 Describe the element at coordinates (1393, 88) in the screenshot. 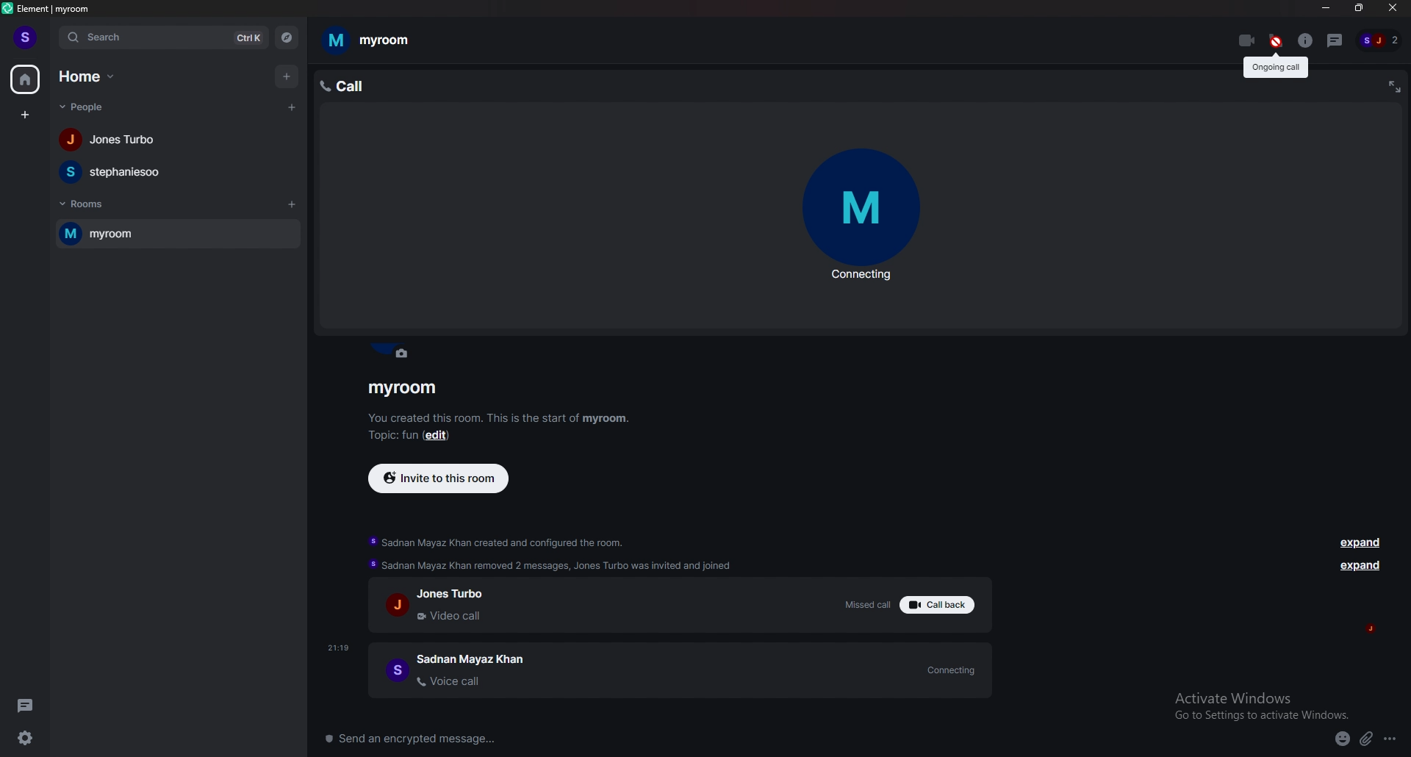

I see `expand` at that location.